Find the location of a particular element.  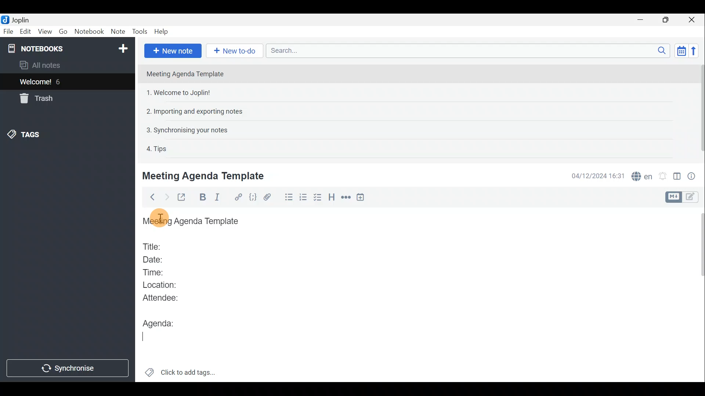

Cursor is located at coordinates (145, 337).